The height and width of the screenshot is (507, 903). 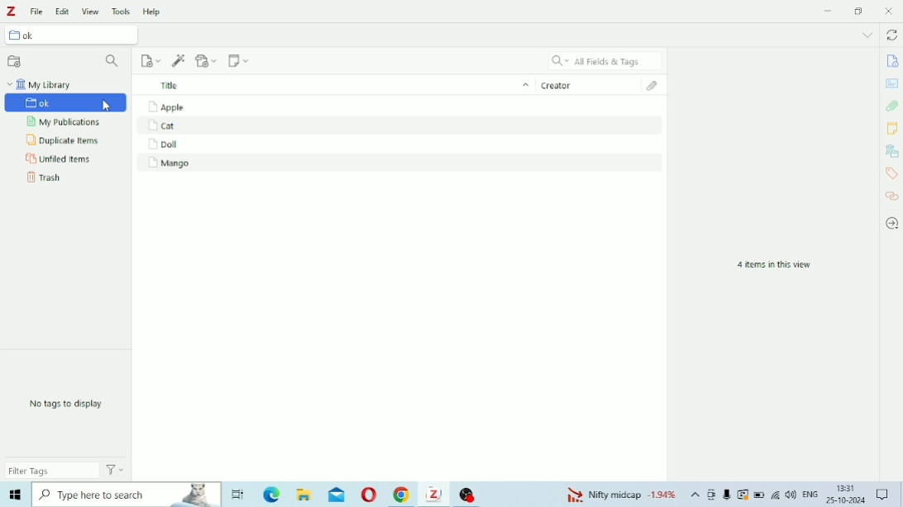 I want to click on Filter Collections, so click(x=114, y=62).